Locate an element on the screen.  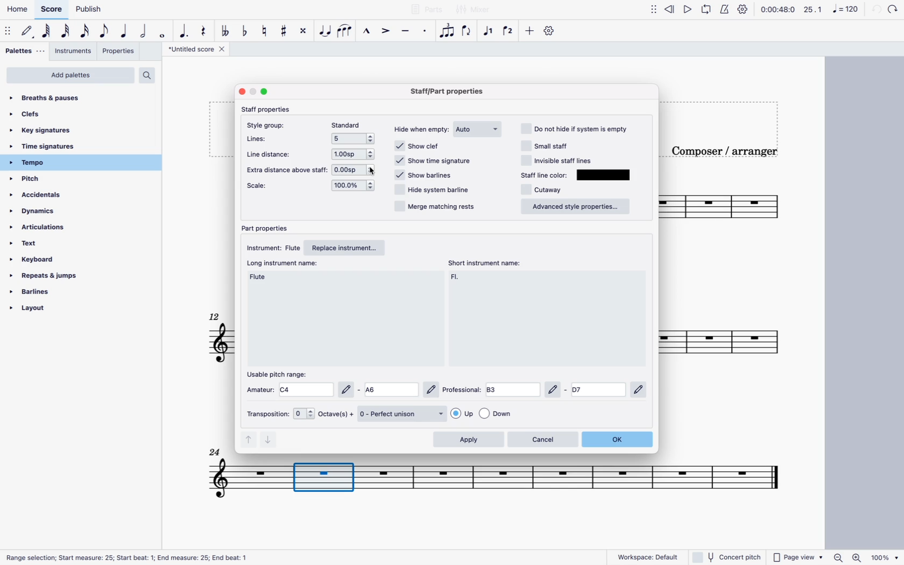
score is located at coordinates (209, 337).